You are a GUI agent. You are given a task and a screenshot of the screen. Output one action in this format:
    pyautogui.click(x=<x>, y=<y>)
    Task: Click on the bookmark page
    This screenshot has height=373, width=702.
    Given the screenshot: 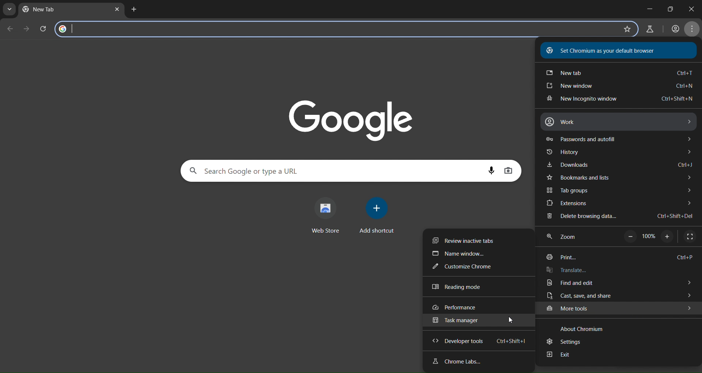 What is the action you would take?
    pyautogui.click(x=627, y=29)
    